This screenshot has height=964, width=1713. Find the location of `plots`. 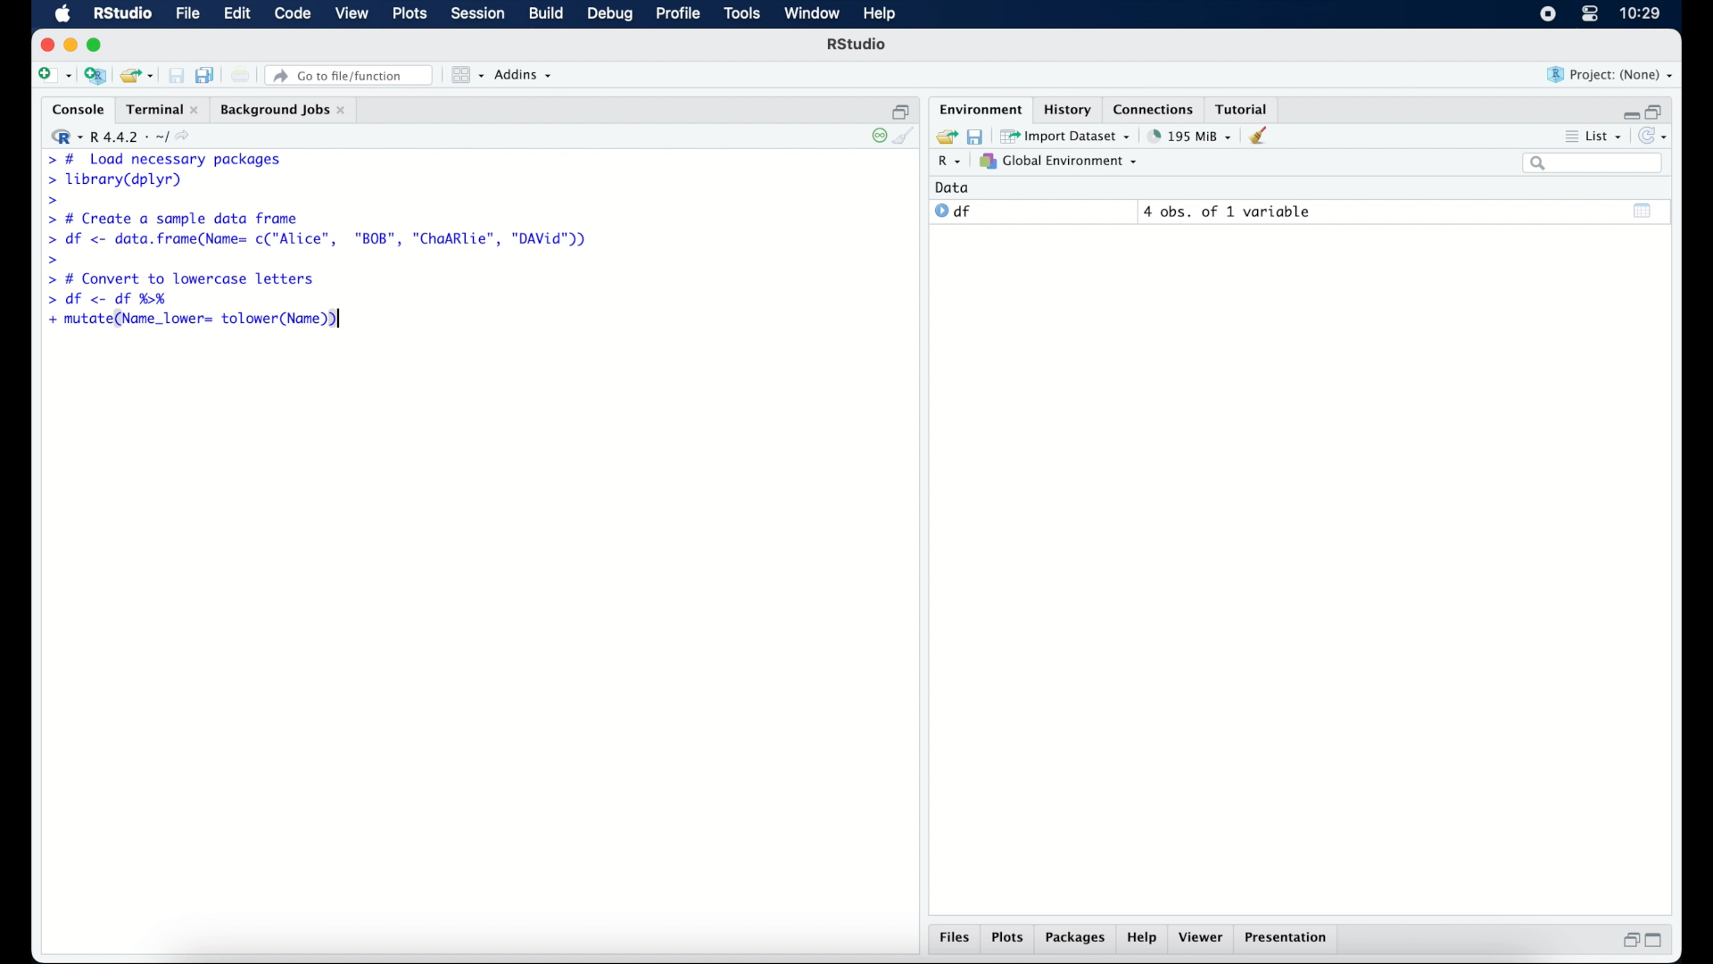

plots is located at coordinates (1010, 939).